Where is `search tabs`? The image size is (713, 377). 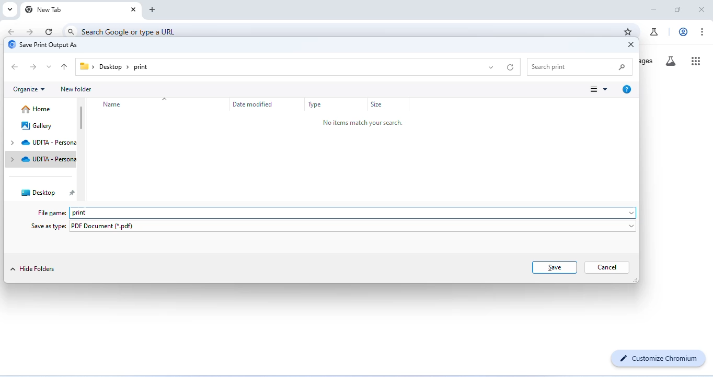
search tabs is located at coordinates (10, 9).